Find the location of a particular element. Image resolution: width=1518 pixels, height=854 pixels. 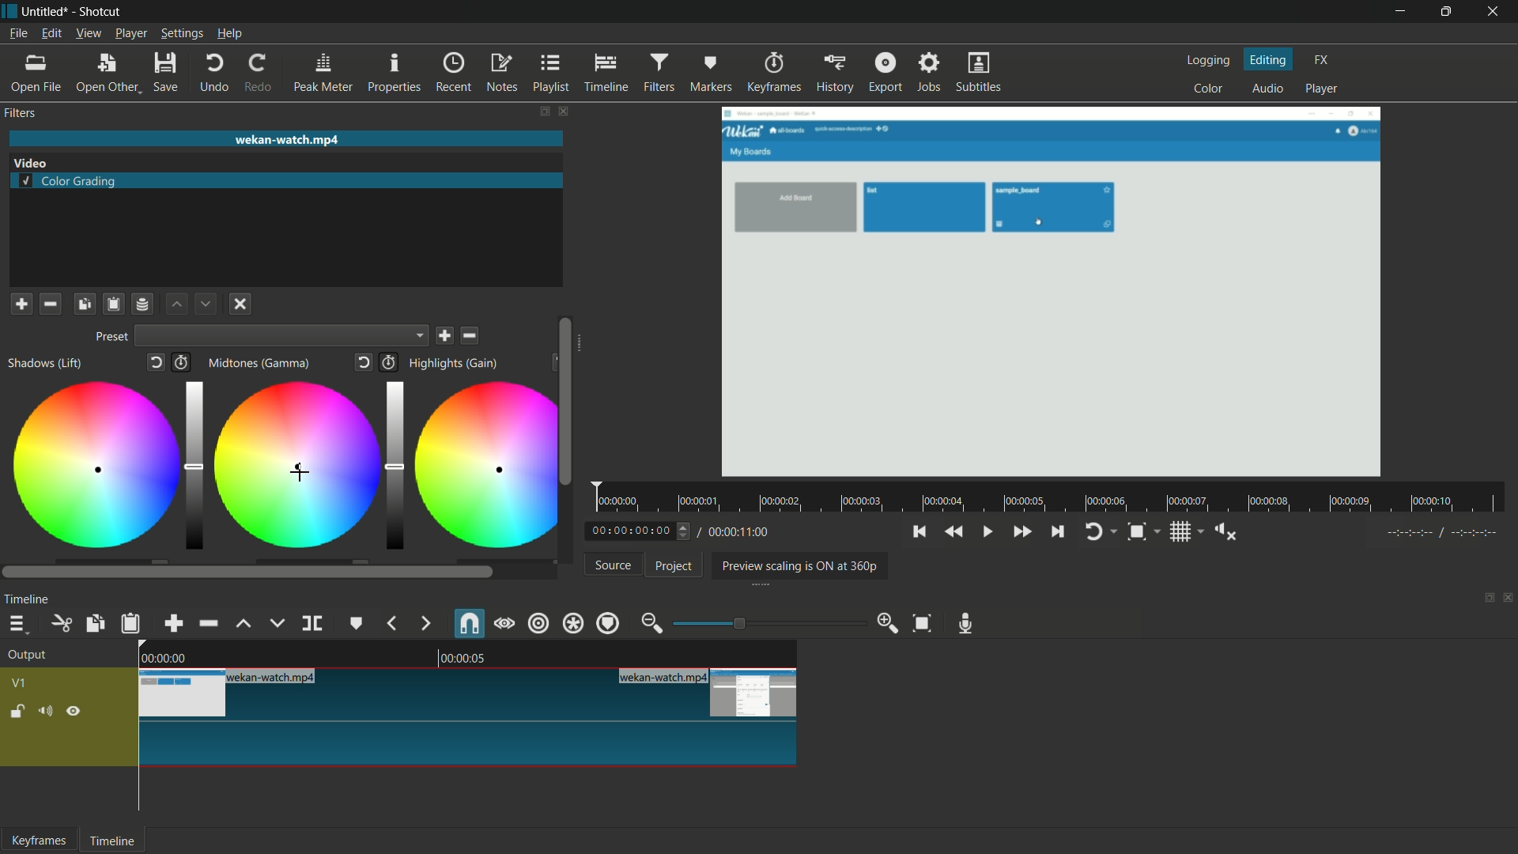

logging is located at coordinates (1206, 61).